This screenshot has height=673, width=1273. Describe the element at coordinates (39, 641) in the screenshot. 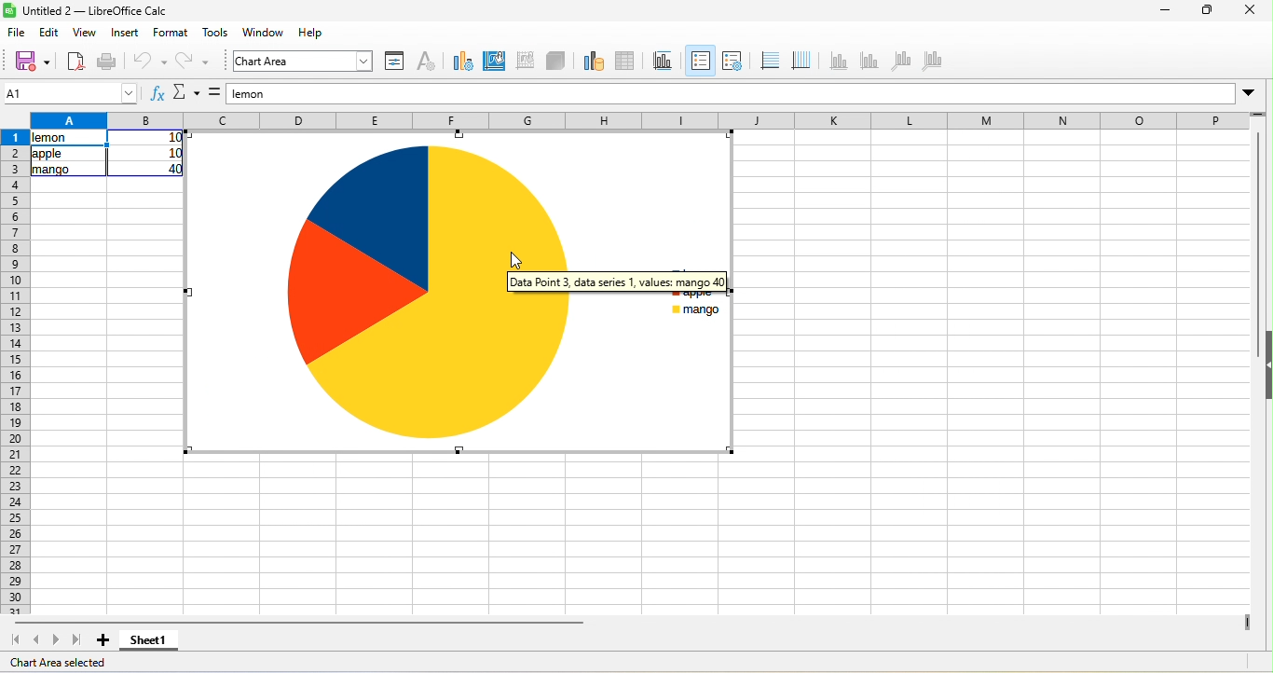

I see `scroll to previous sheet` at that location.